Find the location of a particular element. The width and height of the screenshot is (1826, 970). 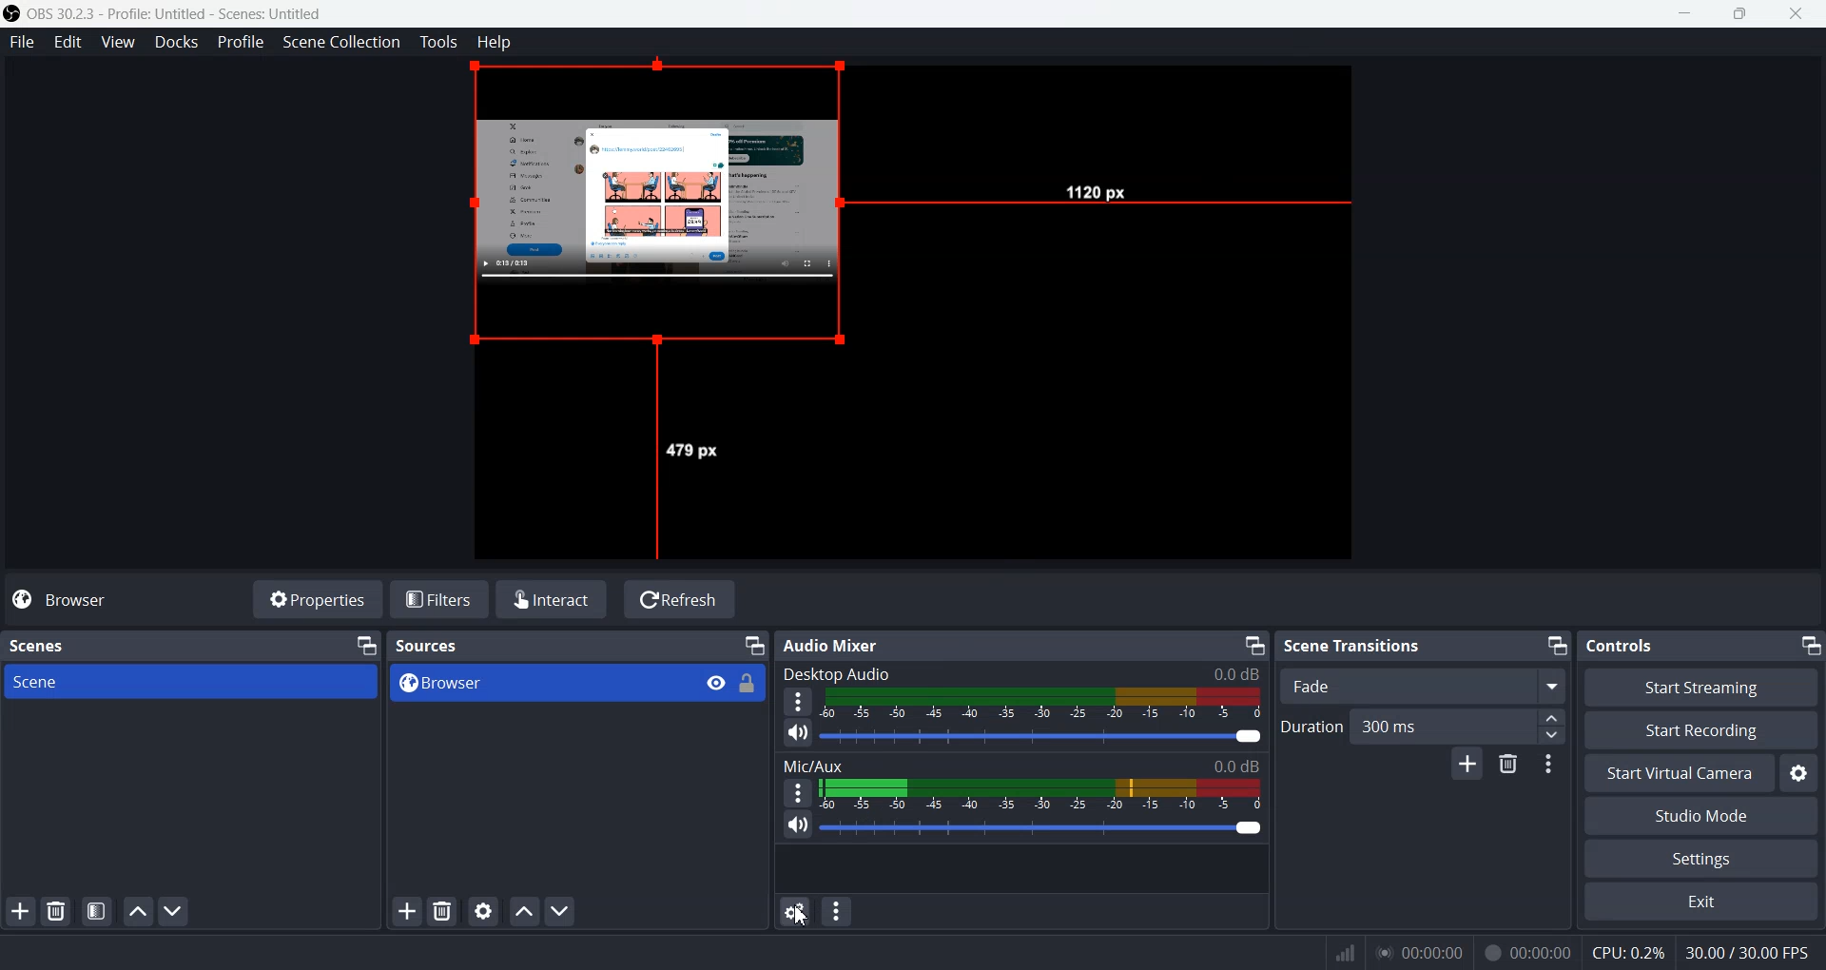

Move sources up is located at coordinates (524, 911).